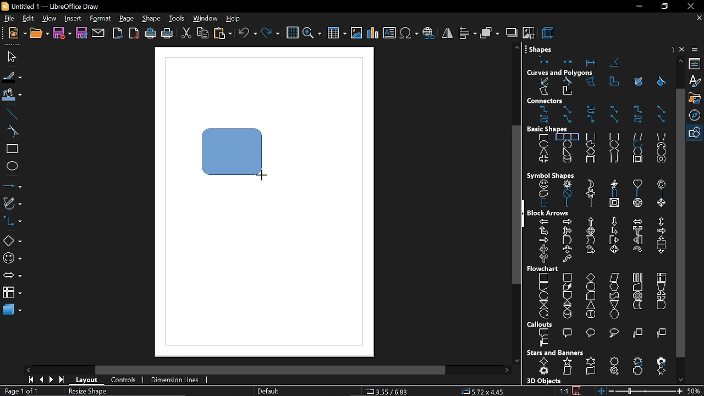  I want to click on rectangle, so click(12, 150).